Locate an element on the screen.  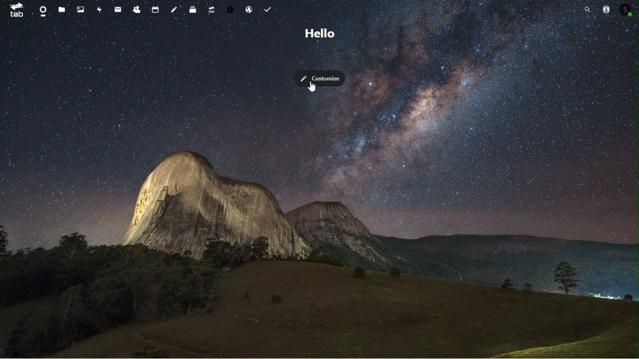
Search is located at coordinates (585, 10).